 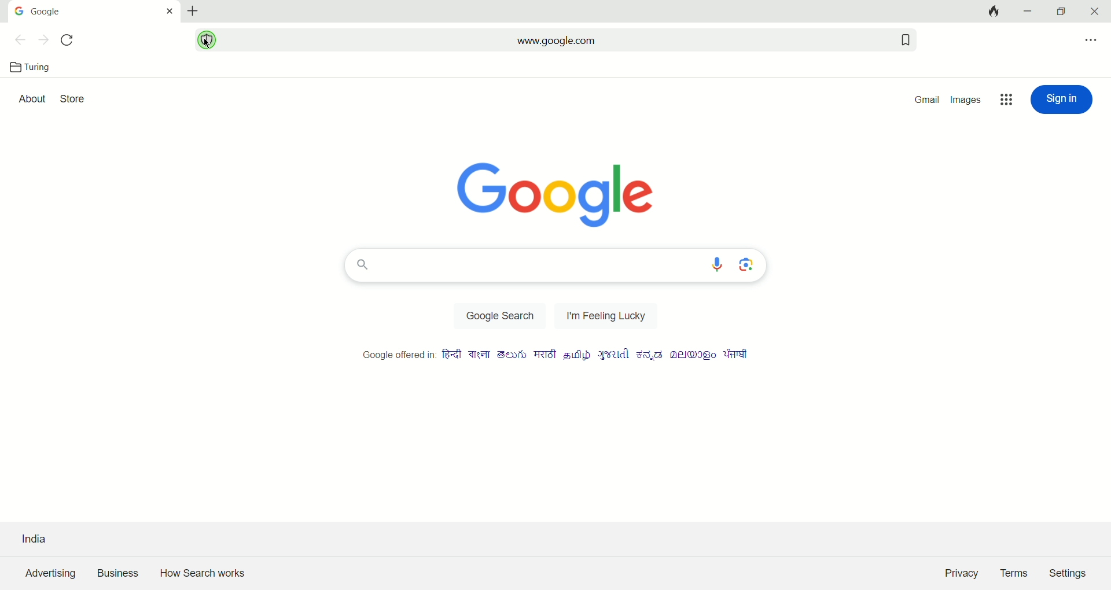 I want to click on I am feeling lucky, so click(x=606, y=313).